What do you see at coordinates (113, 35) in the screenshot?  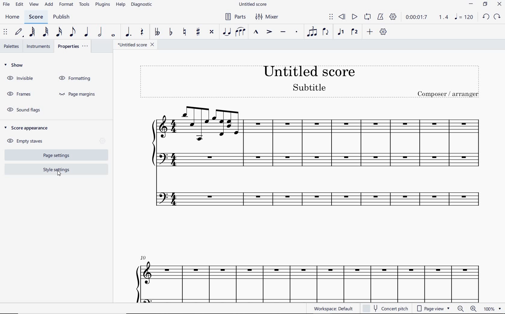 I see `WHOLE NOTE` at bounding box center [113, 35].